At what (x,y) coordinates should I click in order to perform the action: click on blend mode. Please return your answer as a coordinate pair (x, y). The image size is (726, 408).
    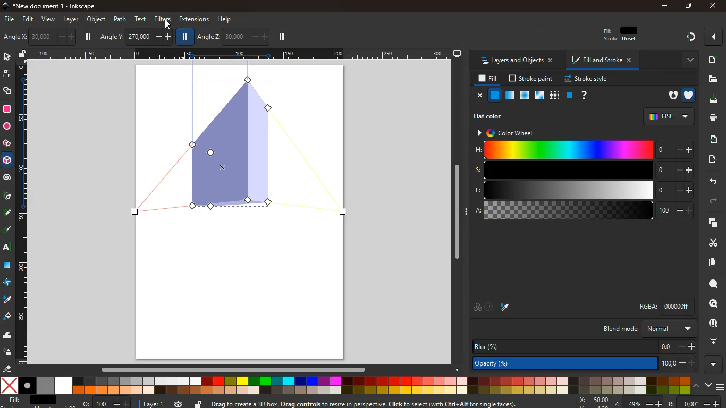
    Looking at the image, I should click on (647, 329).